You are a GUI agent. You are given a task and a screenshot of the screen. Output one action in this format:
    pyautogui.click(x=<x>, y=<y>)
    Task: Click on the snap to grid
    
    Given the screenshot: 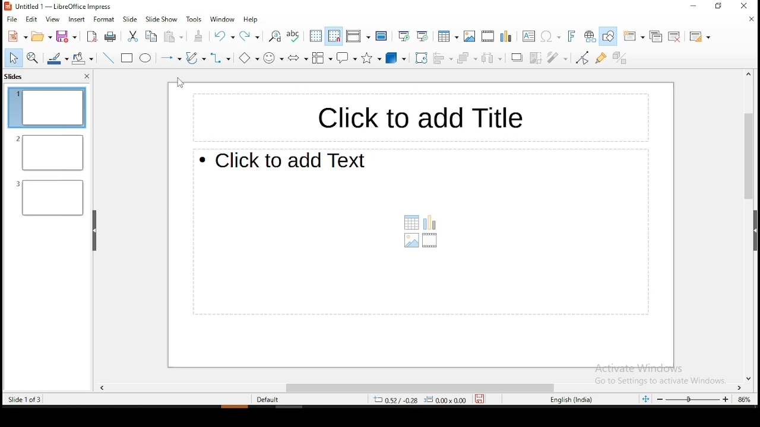 What is the action you would take?
    pyautogui.click(x=335, y=37)
    